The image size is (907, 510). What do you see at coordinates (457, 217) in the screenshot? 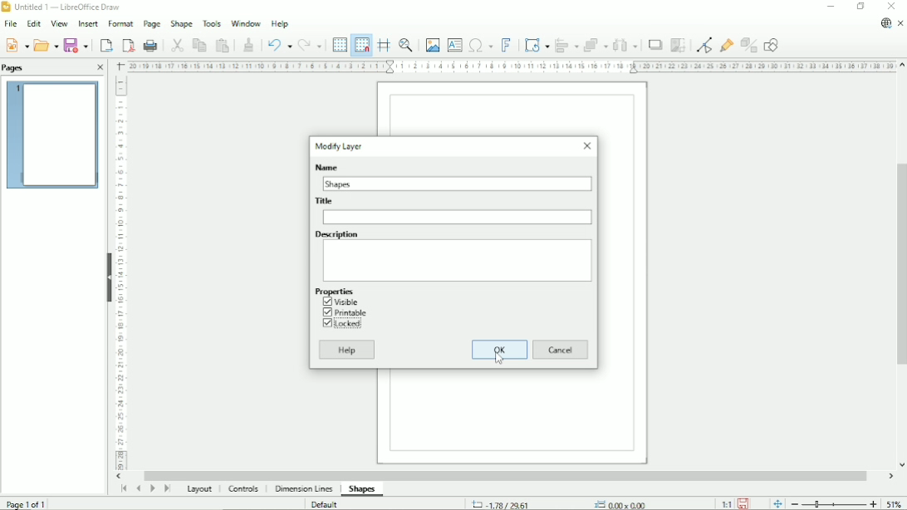
I see `Title` at bounding box center [457, 217].